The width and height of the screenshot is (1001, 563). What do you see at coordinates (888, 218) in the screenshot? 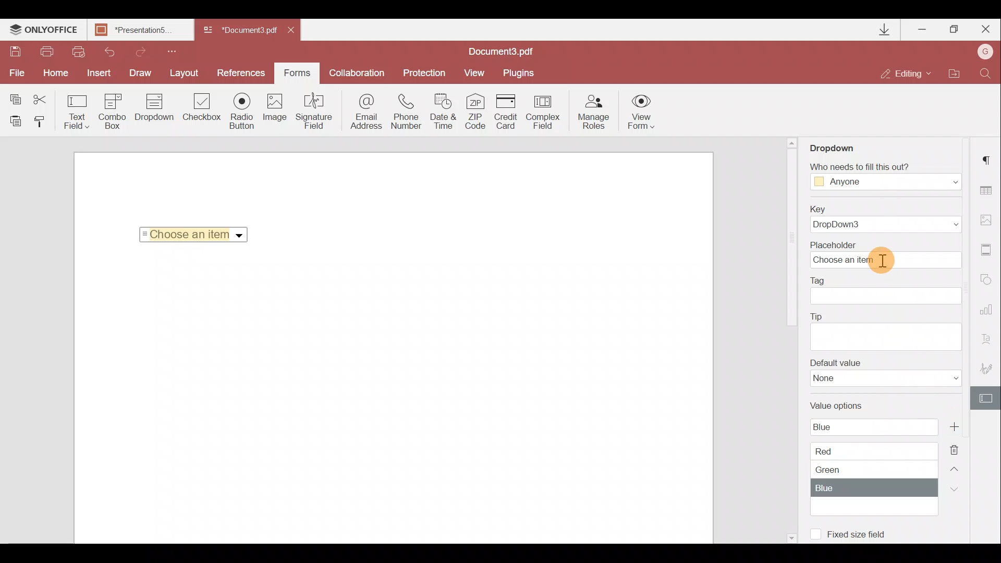
I see `Key` at bounding box center [888, 218].